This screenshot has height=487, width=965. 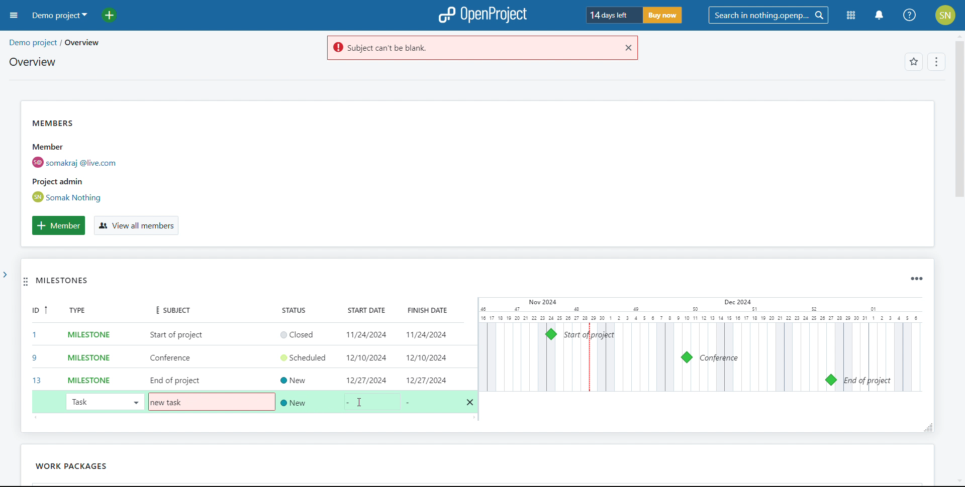 I want to click on calendar view, so click(x=700, y=344).